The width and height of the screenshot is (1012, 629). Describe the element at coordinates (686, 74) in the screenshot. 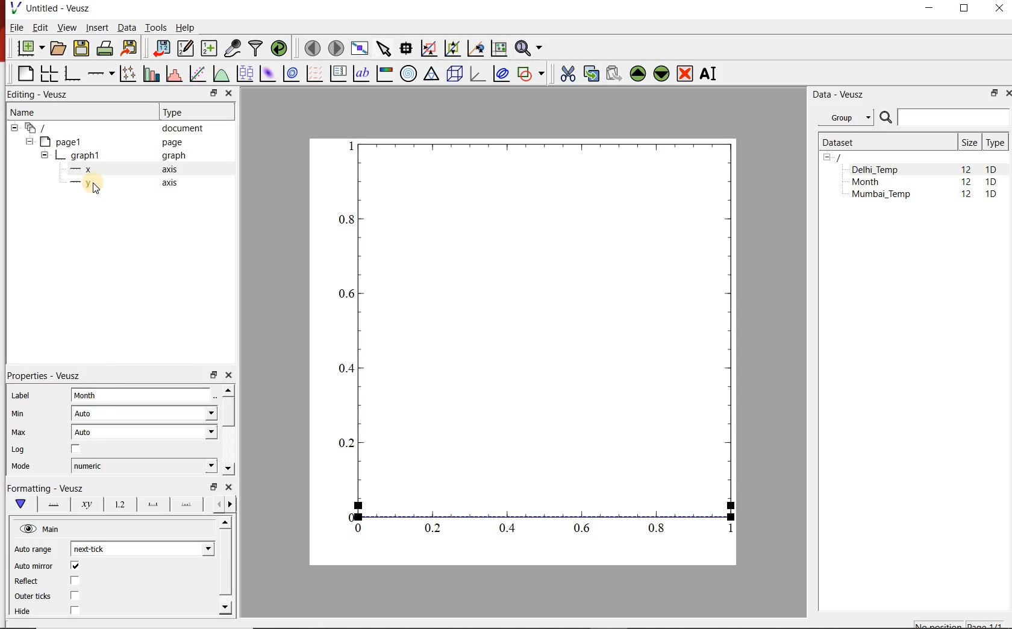

I see `remove the selected widgets` at that location.